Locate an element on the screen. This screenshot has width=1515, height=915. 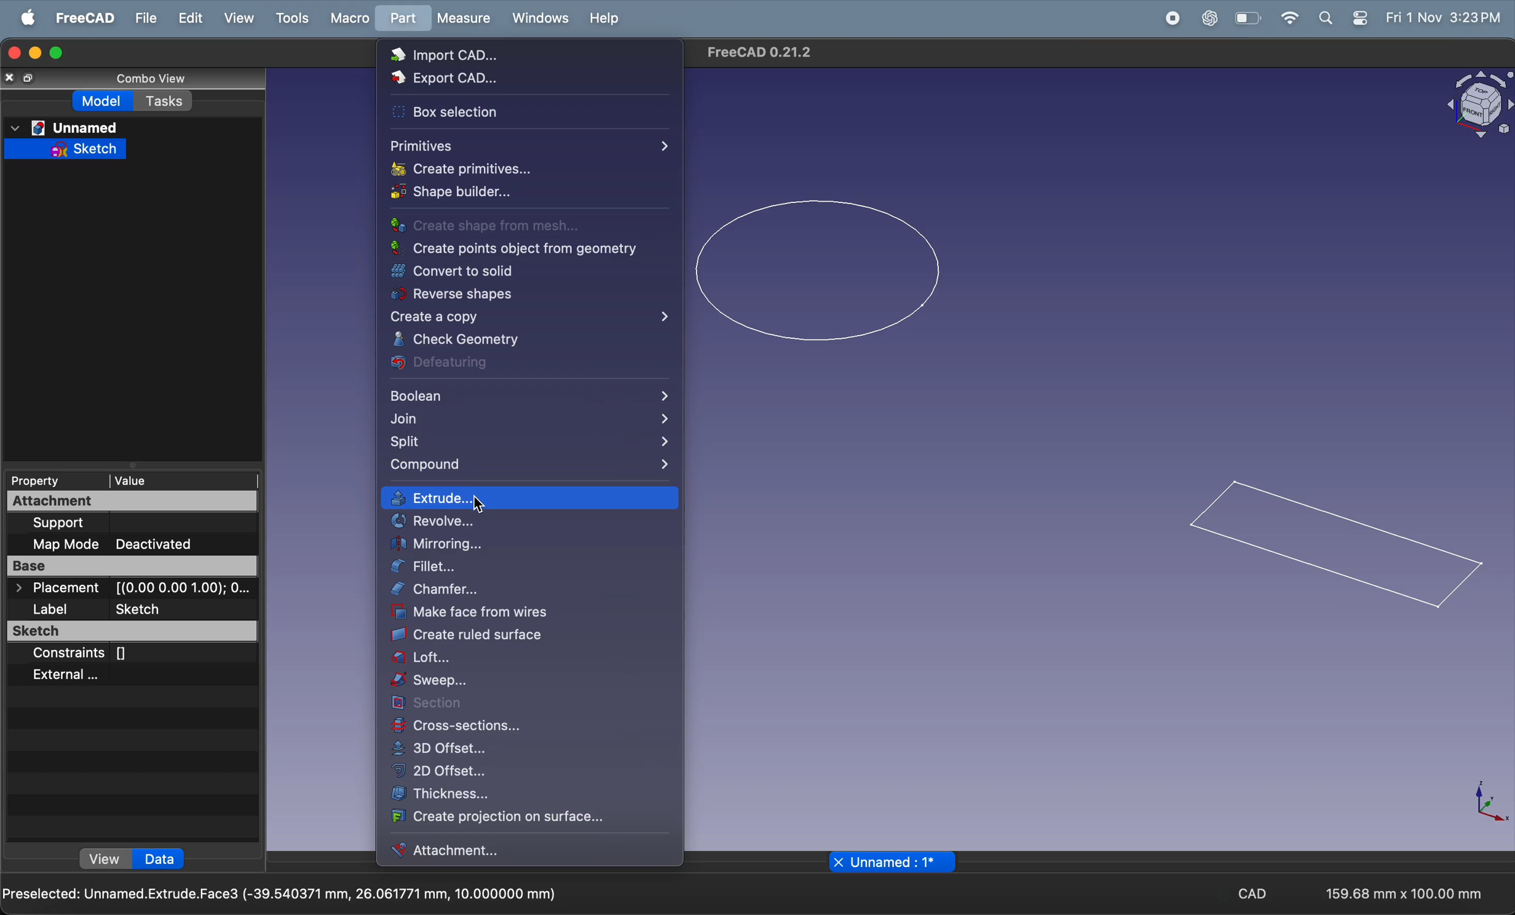
Revolve... is located at coordinates (515, 522).